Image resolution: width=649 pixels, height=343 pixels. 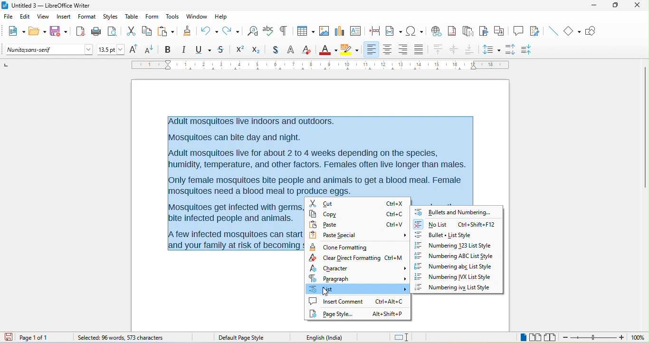 What do you see at coordinates (339, 247) in the screenshot?
I see `clone formatting` at bounding box center [339, 247].